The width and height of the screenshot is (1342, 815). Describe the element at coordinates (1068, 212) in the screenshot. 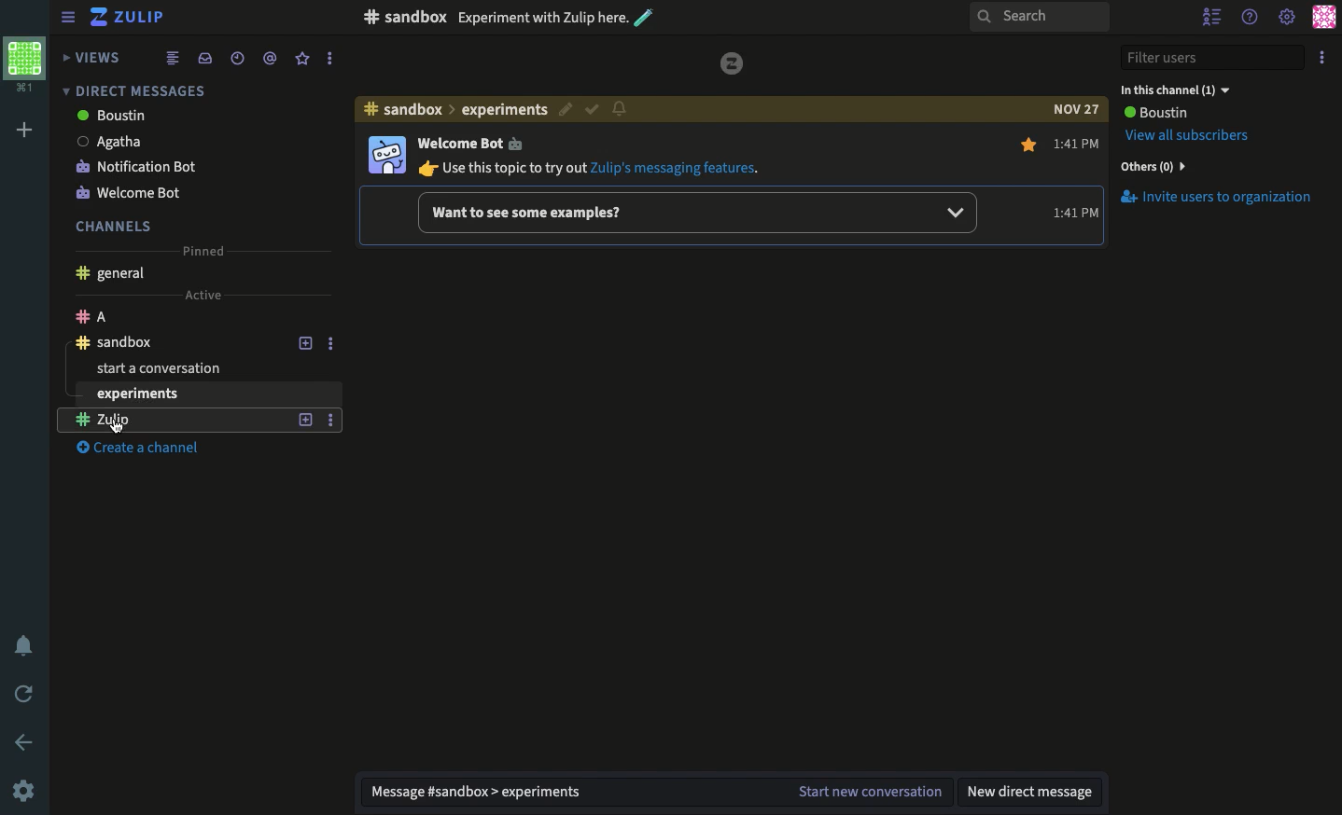

I see `time` at that location.